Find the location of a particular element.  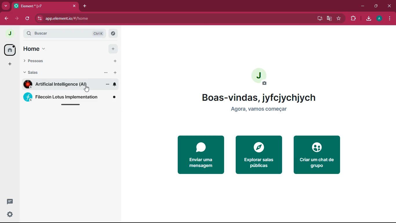

extensions is located at coordinates (353, 18).